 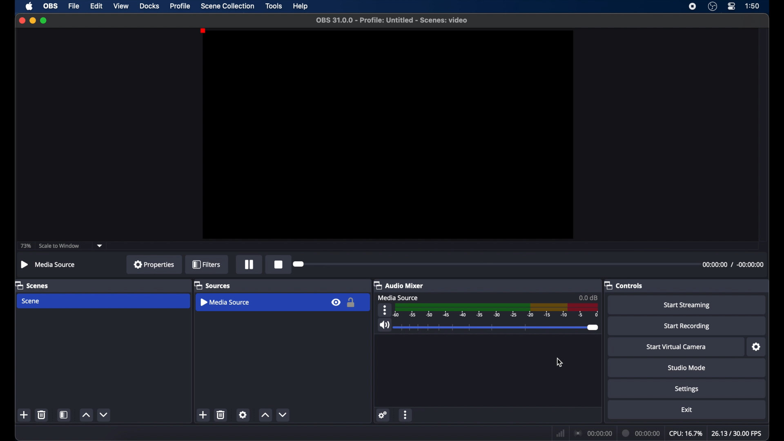 I want to click on pause, so click(x=247, y=265).